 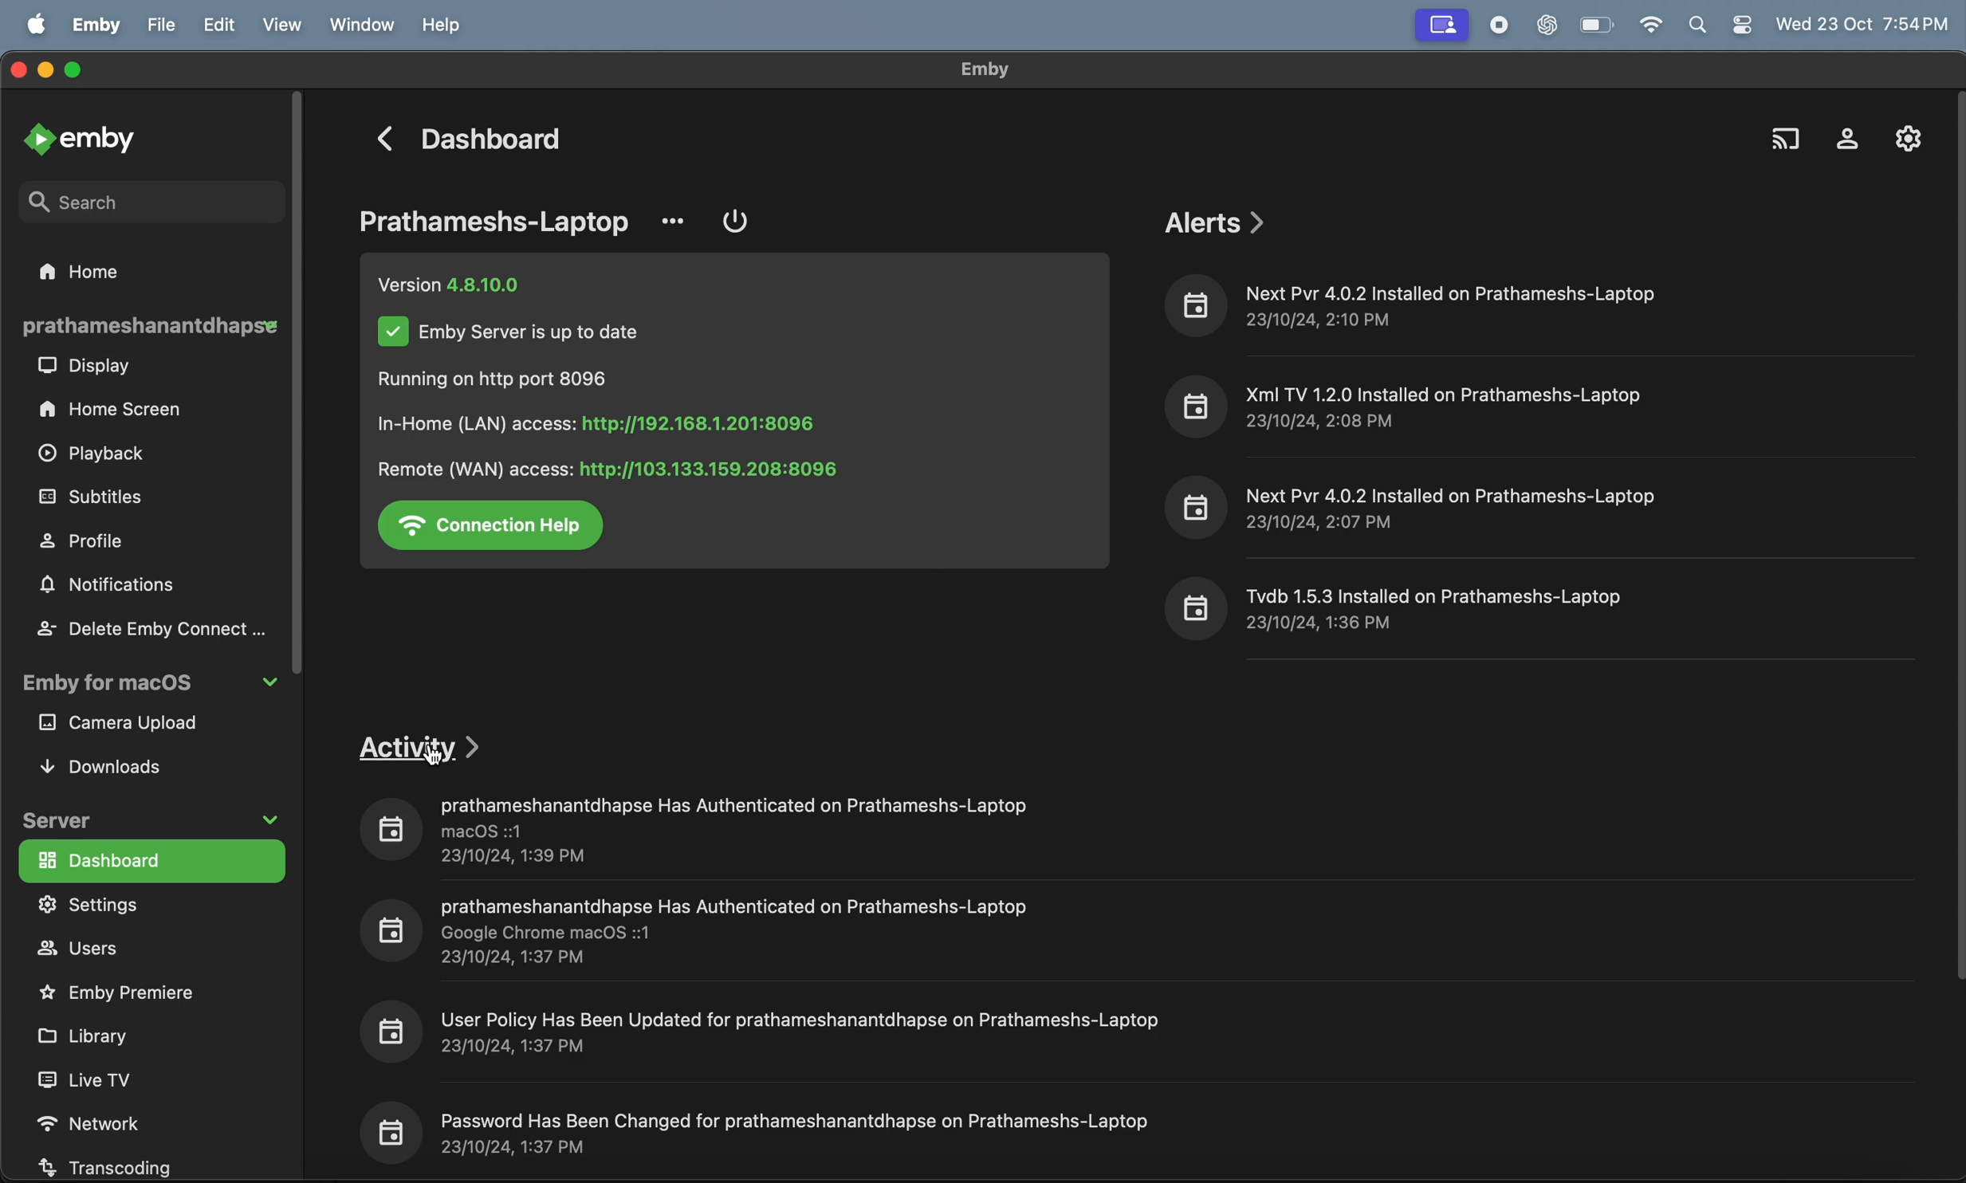 I want to click on options, so click(x=678, y=217).